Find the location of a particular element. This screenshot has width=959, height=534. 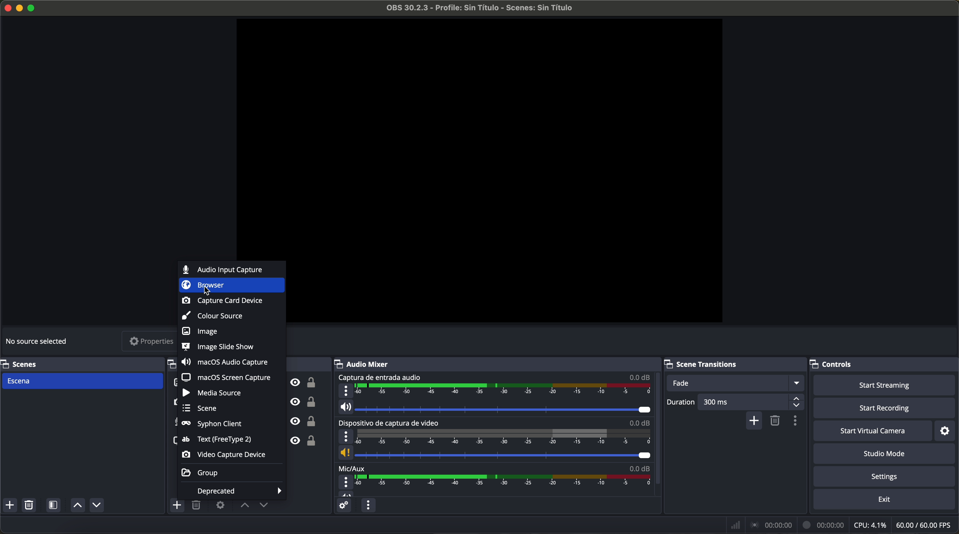

macOS audio capture is located at coordinates (226, 363).